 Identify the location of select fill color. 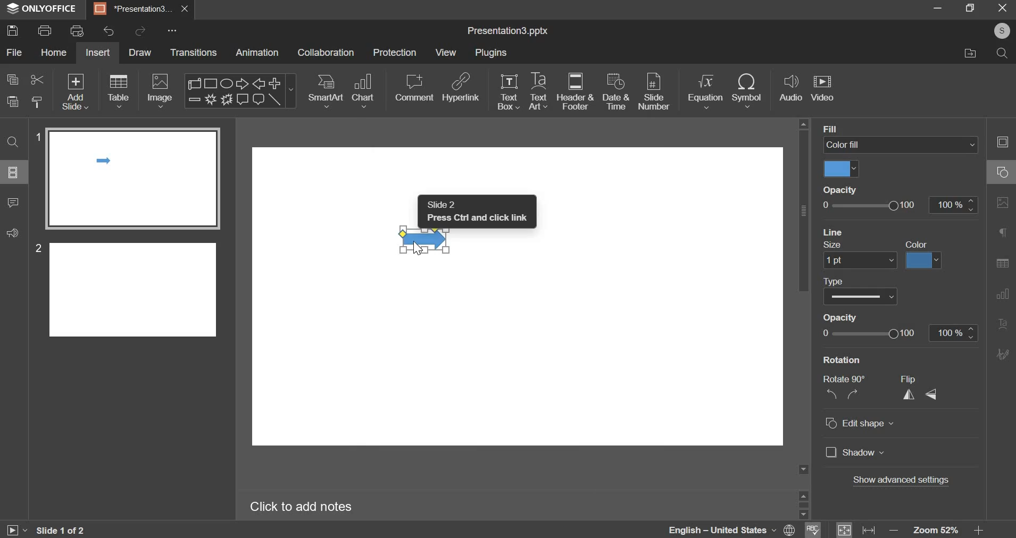
(842, 169).